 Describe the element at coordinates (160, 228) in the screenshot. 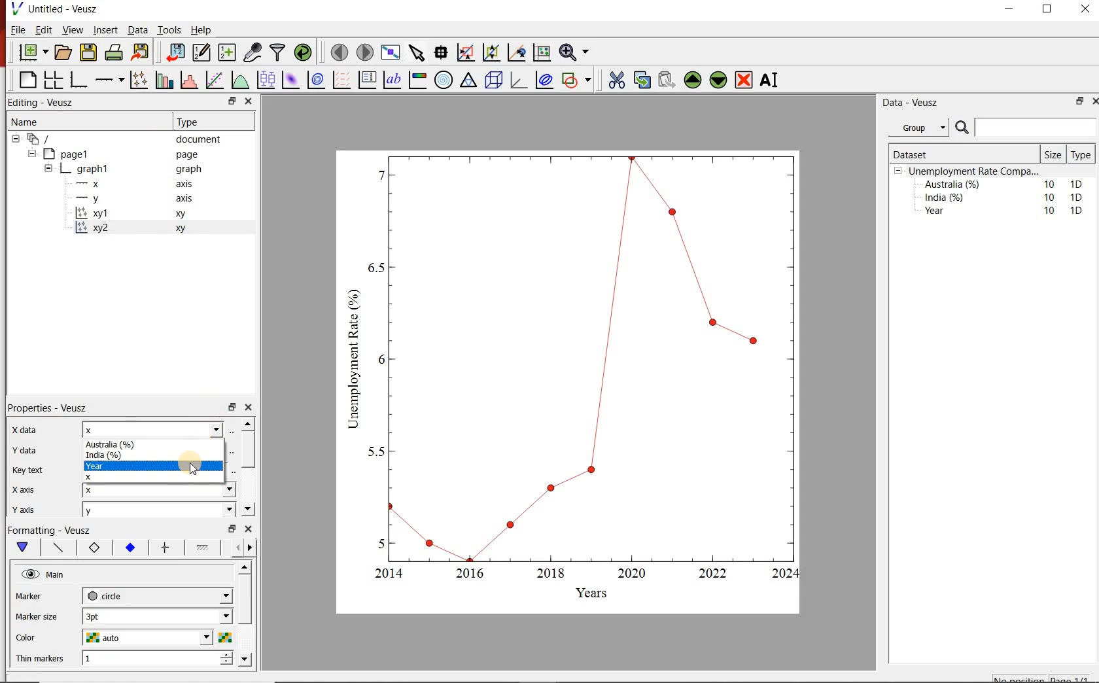

I see `xy2 xy` at that location.